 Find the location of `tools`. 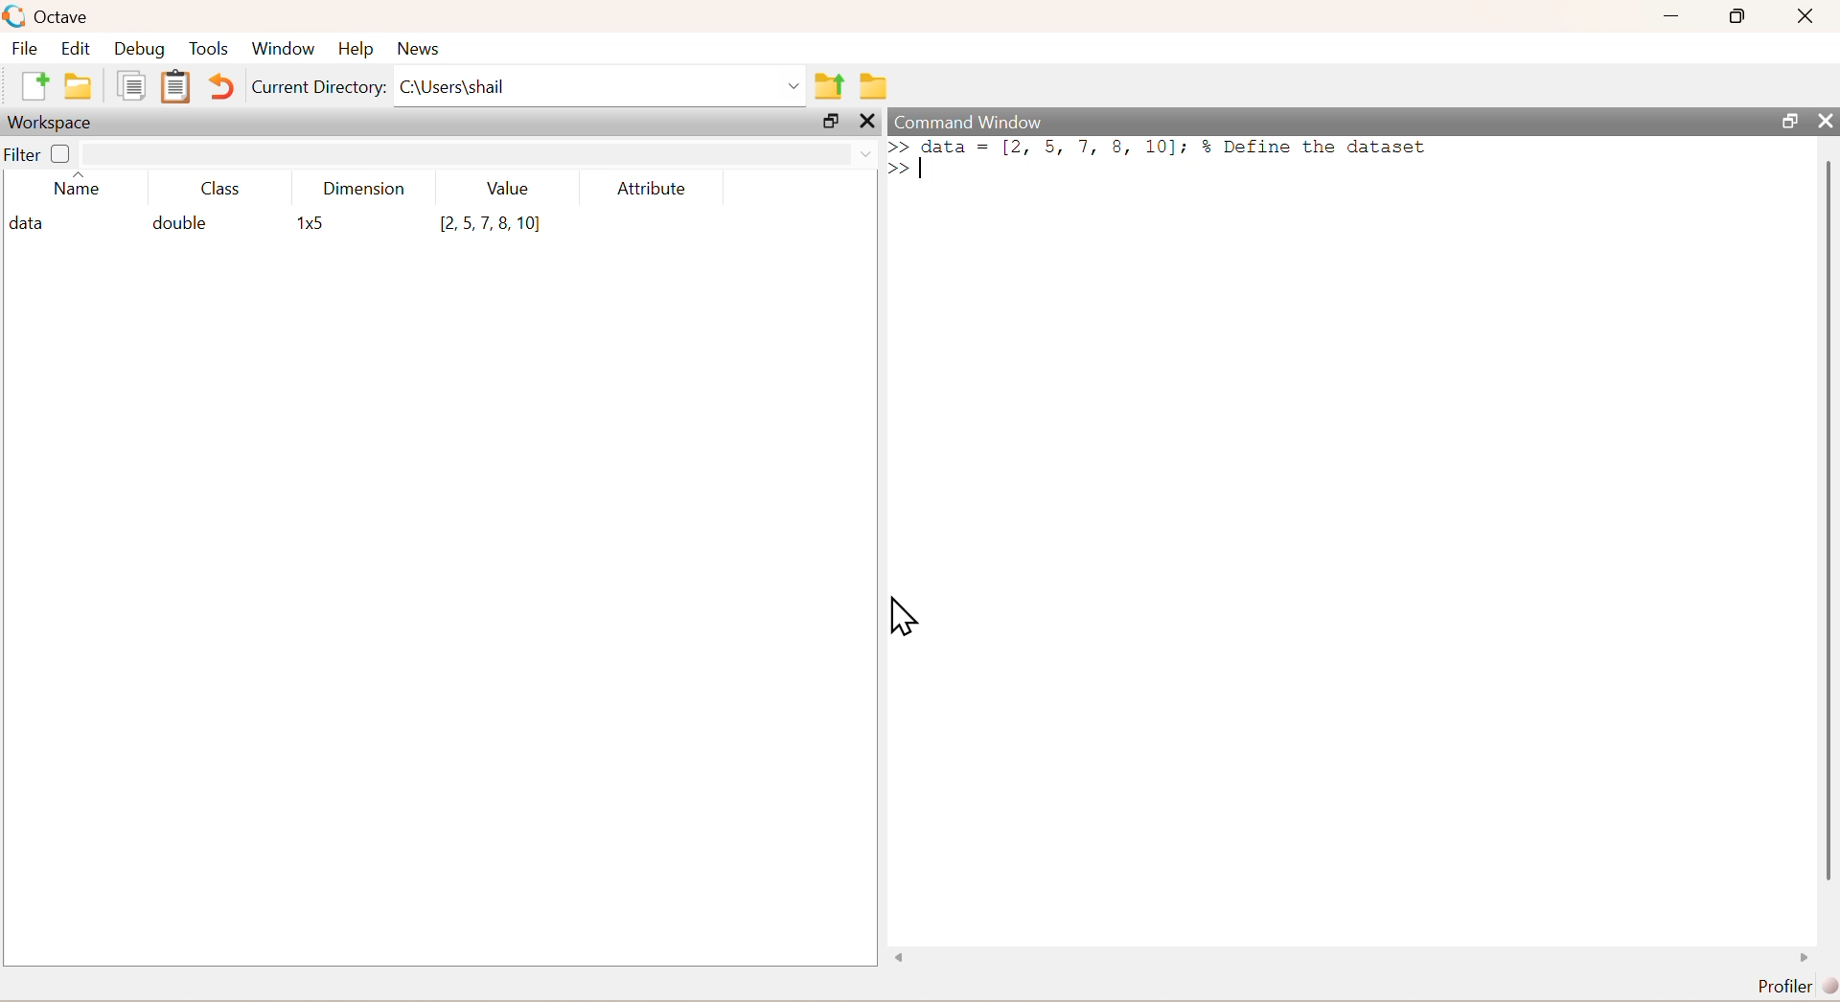

tools is located at coordinates (211, 48).